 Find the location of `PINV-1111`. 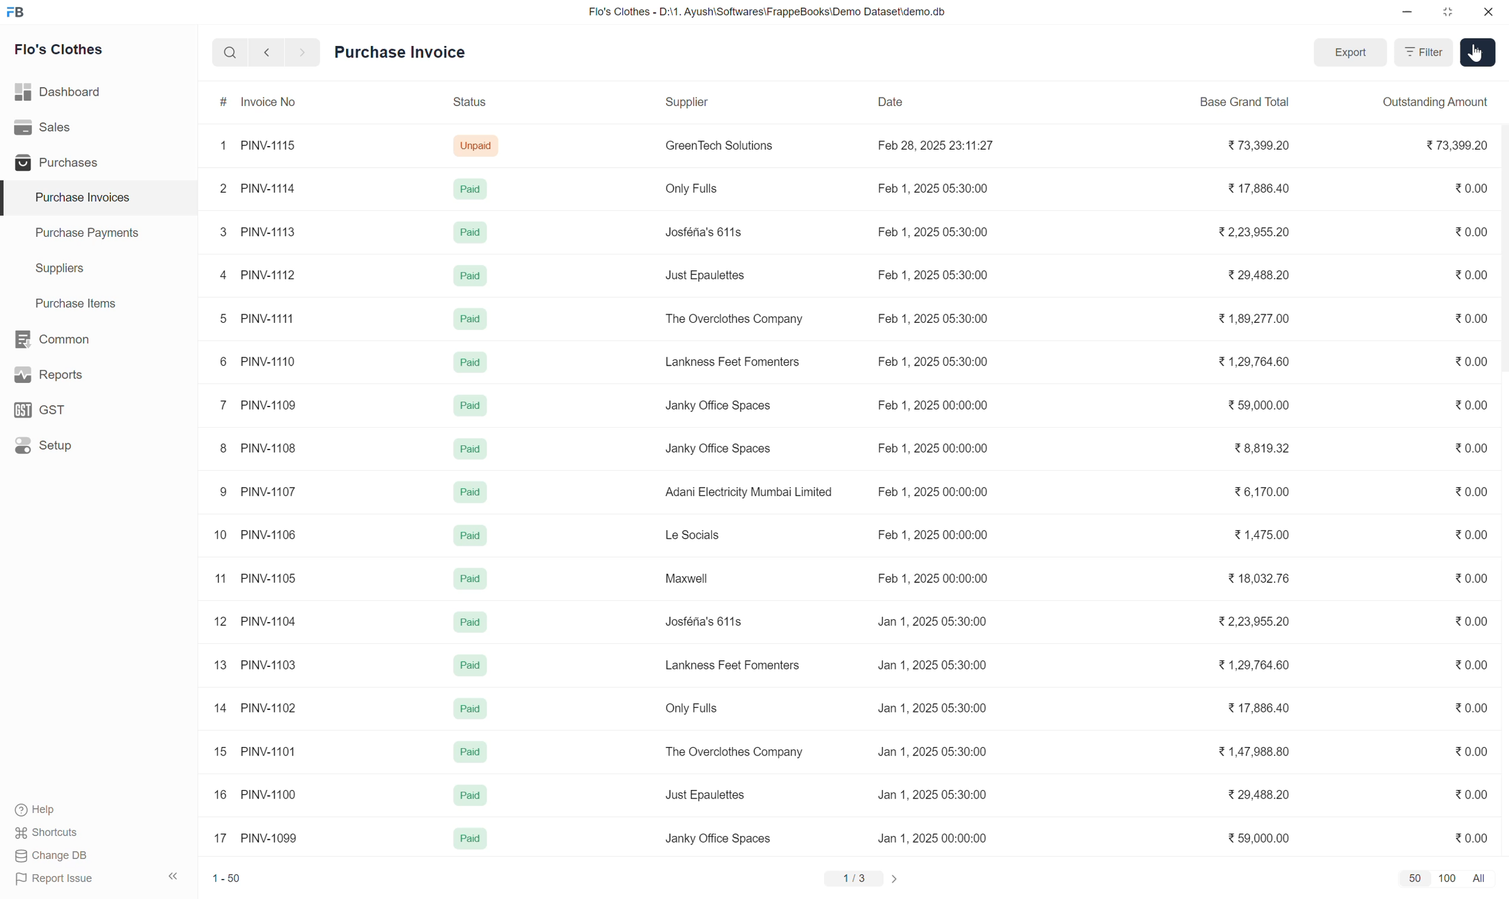

PINV-1111 is located at coordinates (267, 319).